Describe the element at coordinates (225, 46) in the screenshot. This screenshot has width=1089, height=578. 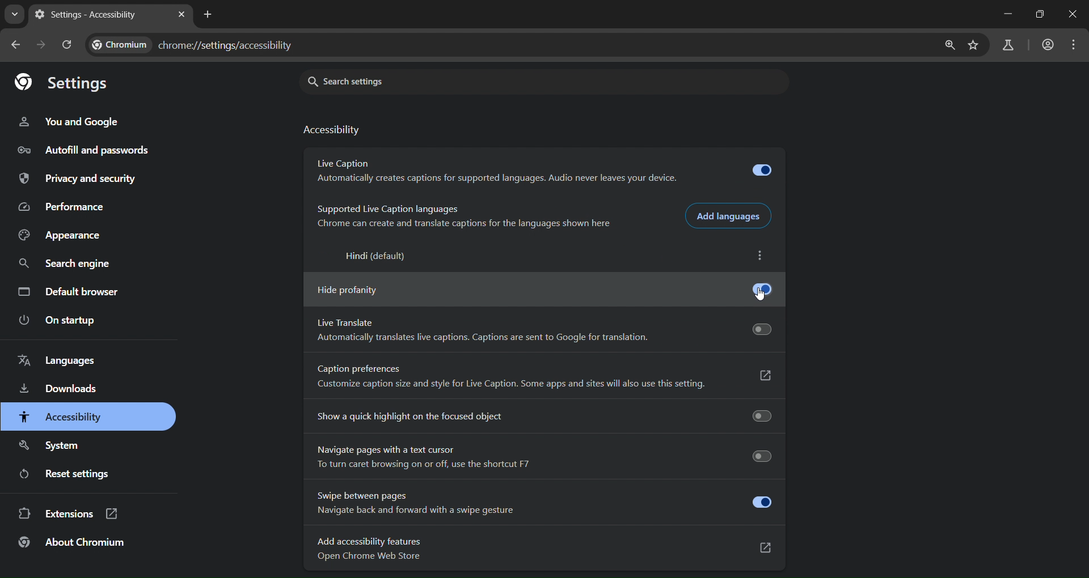
I see `chrome://settings/accessibility` at that location.